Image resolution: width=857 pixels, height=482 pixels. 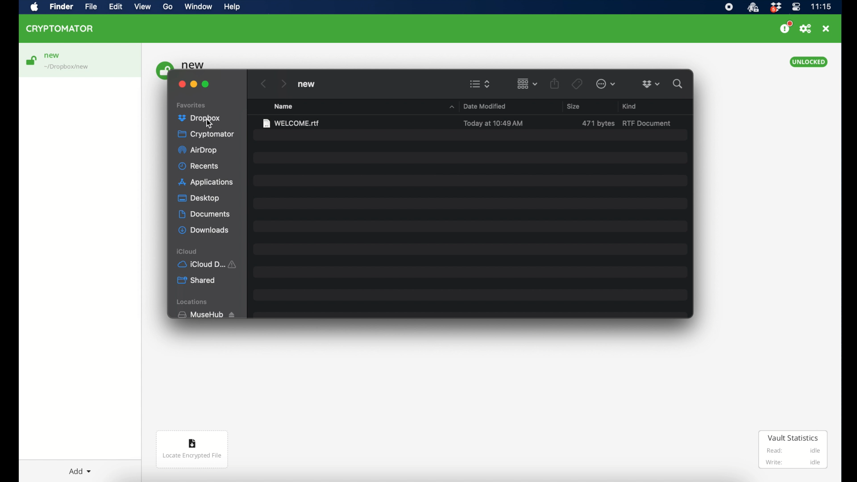 What do you see at coordinates (291, 124) in the screenshot?
I see `file name` at bounding box center [291, 124].